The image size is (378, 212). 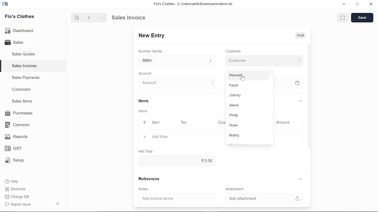 What do you see at coordinates (12, 181) in the screenshot?
I see `Help` at bounding box center [12, 181].